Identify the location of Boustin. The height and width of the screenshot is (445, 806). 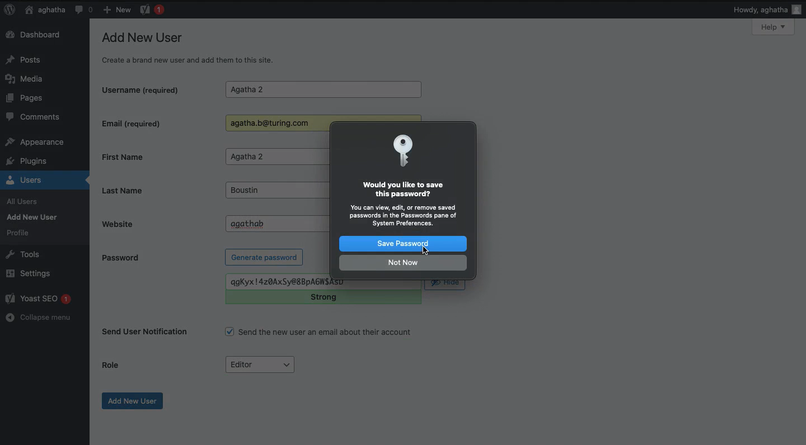
(264, 191).